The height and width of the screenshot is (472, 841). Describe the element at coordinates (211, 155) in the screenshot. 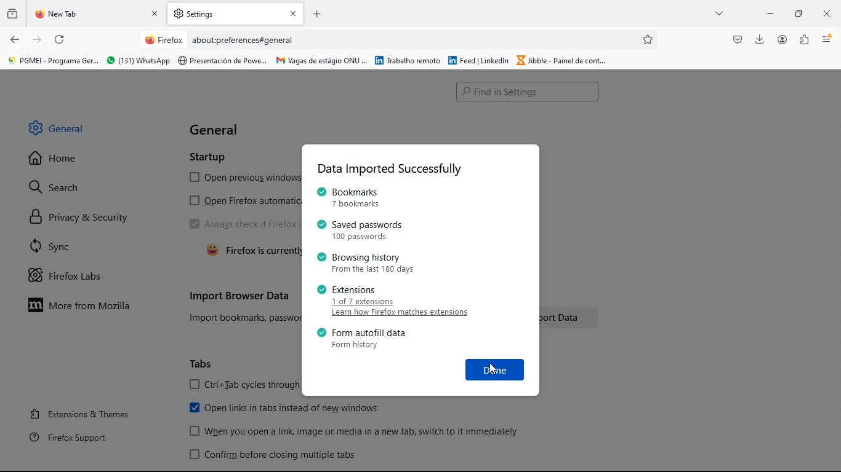

I see `startup` at that location.